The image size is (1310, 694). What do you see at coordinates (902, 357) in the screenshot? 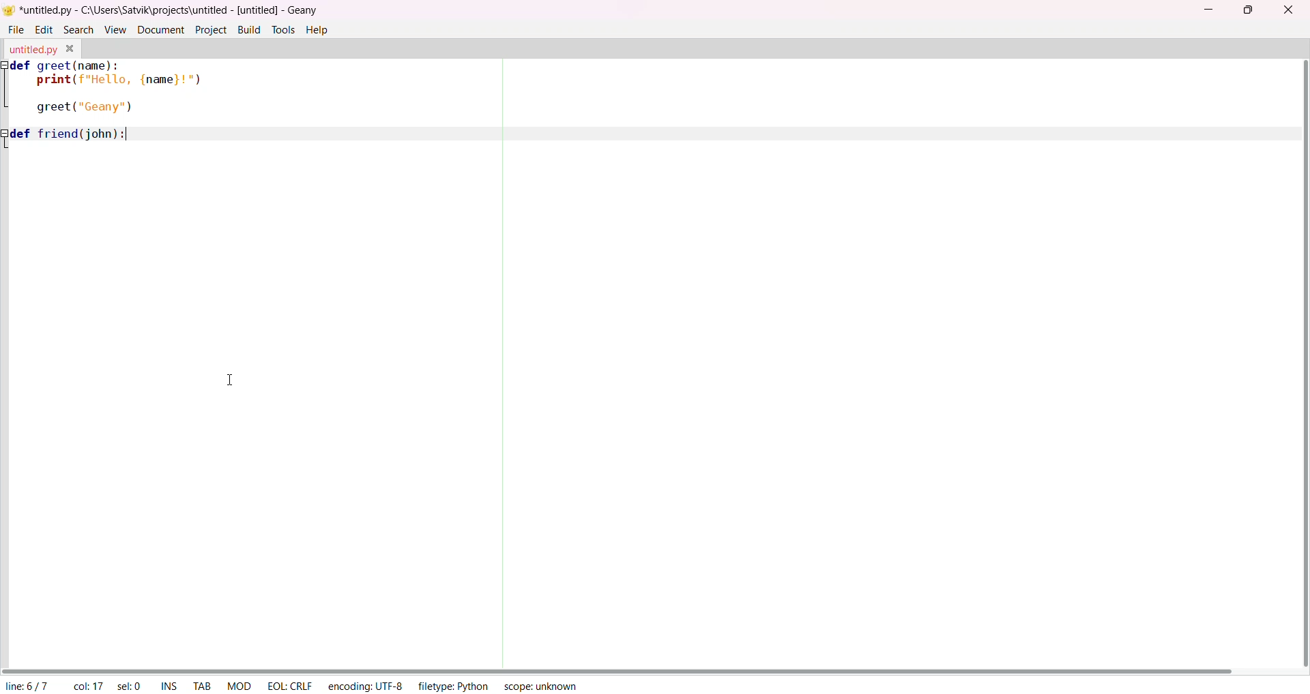
I see `Input text area` at bounding box center [902, 357].